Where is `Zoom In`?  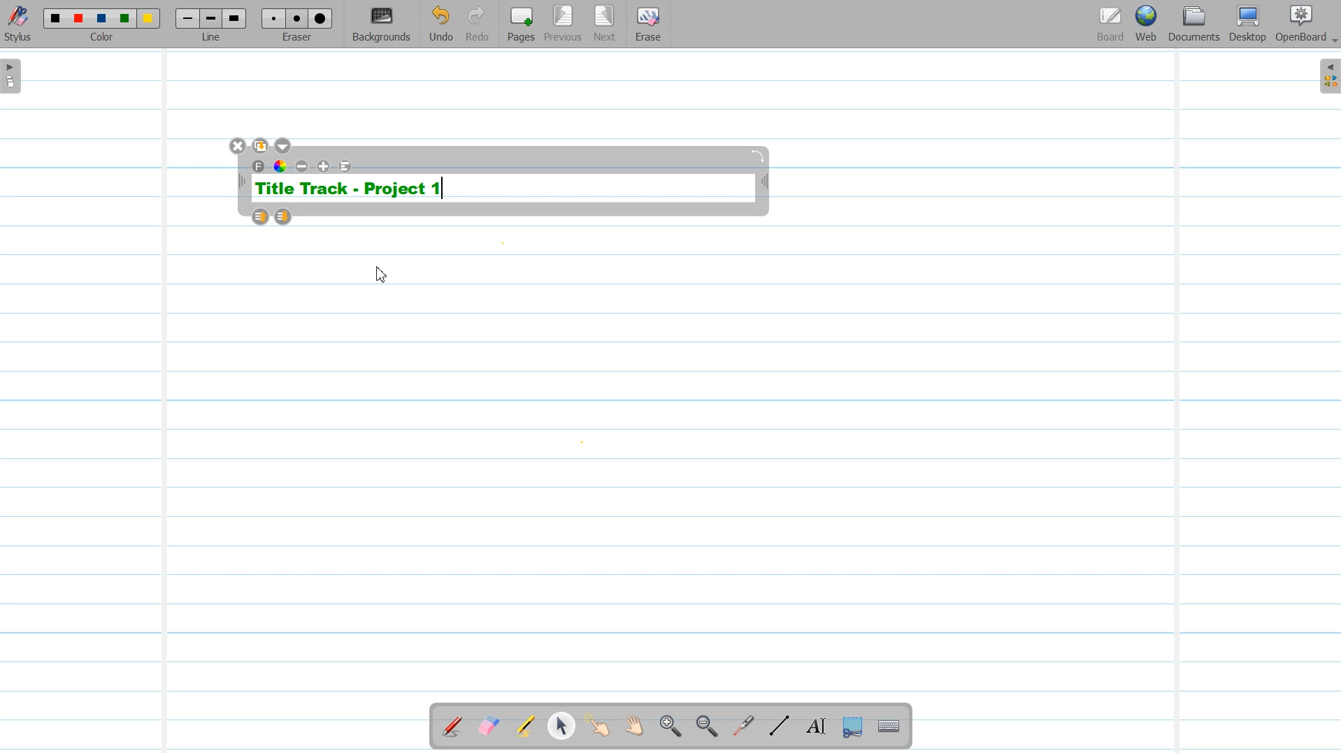 Zoom In is located at coordinates (670, 727).